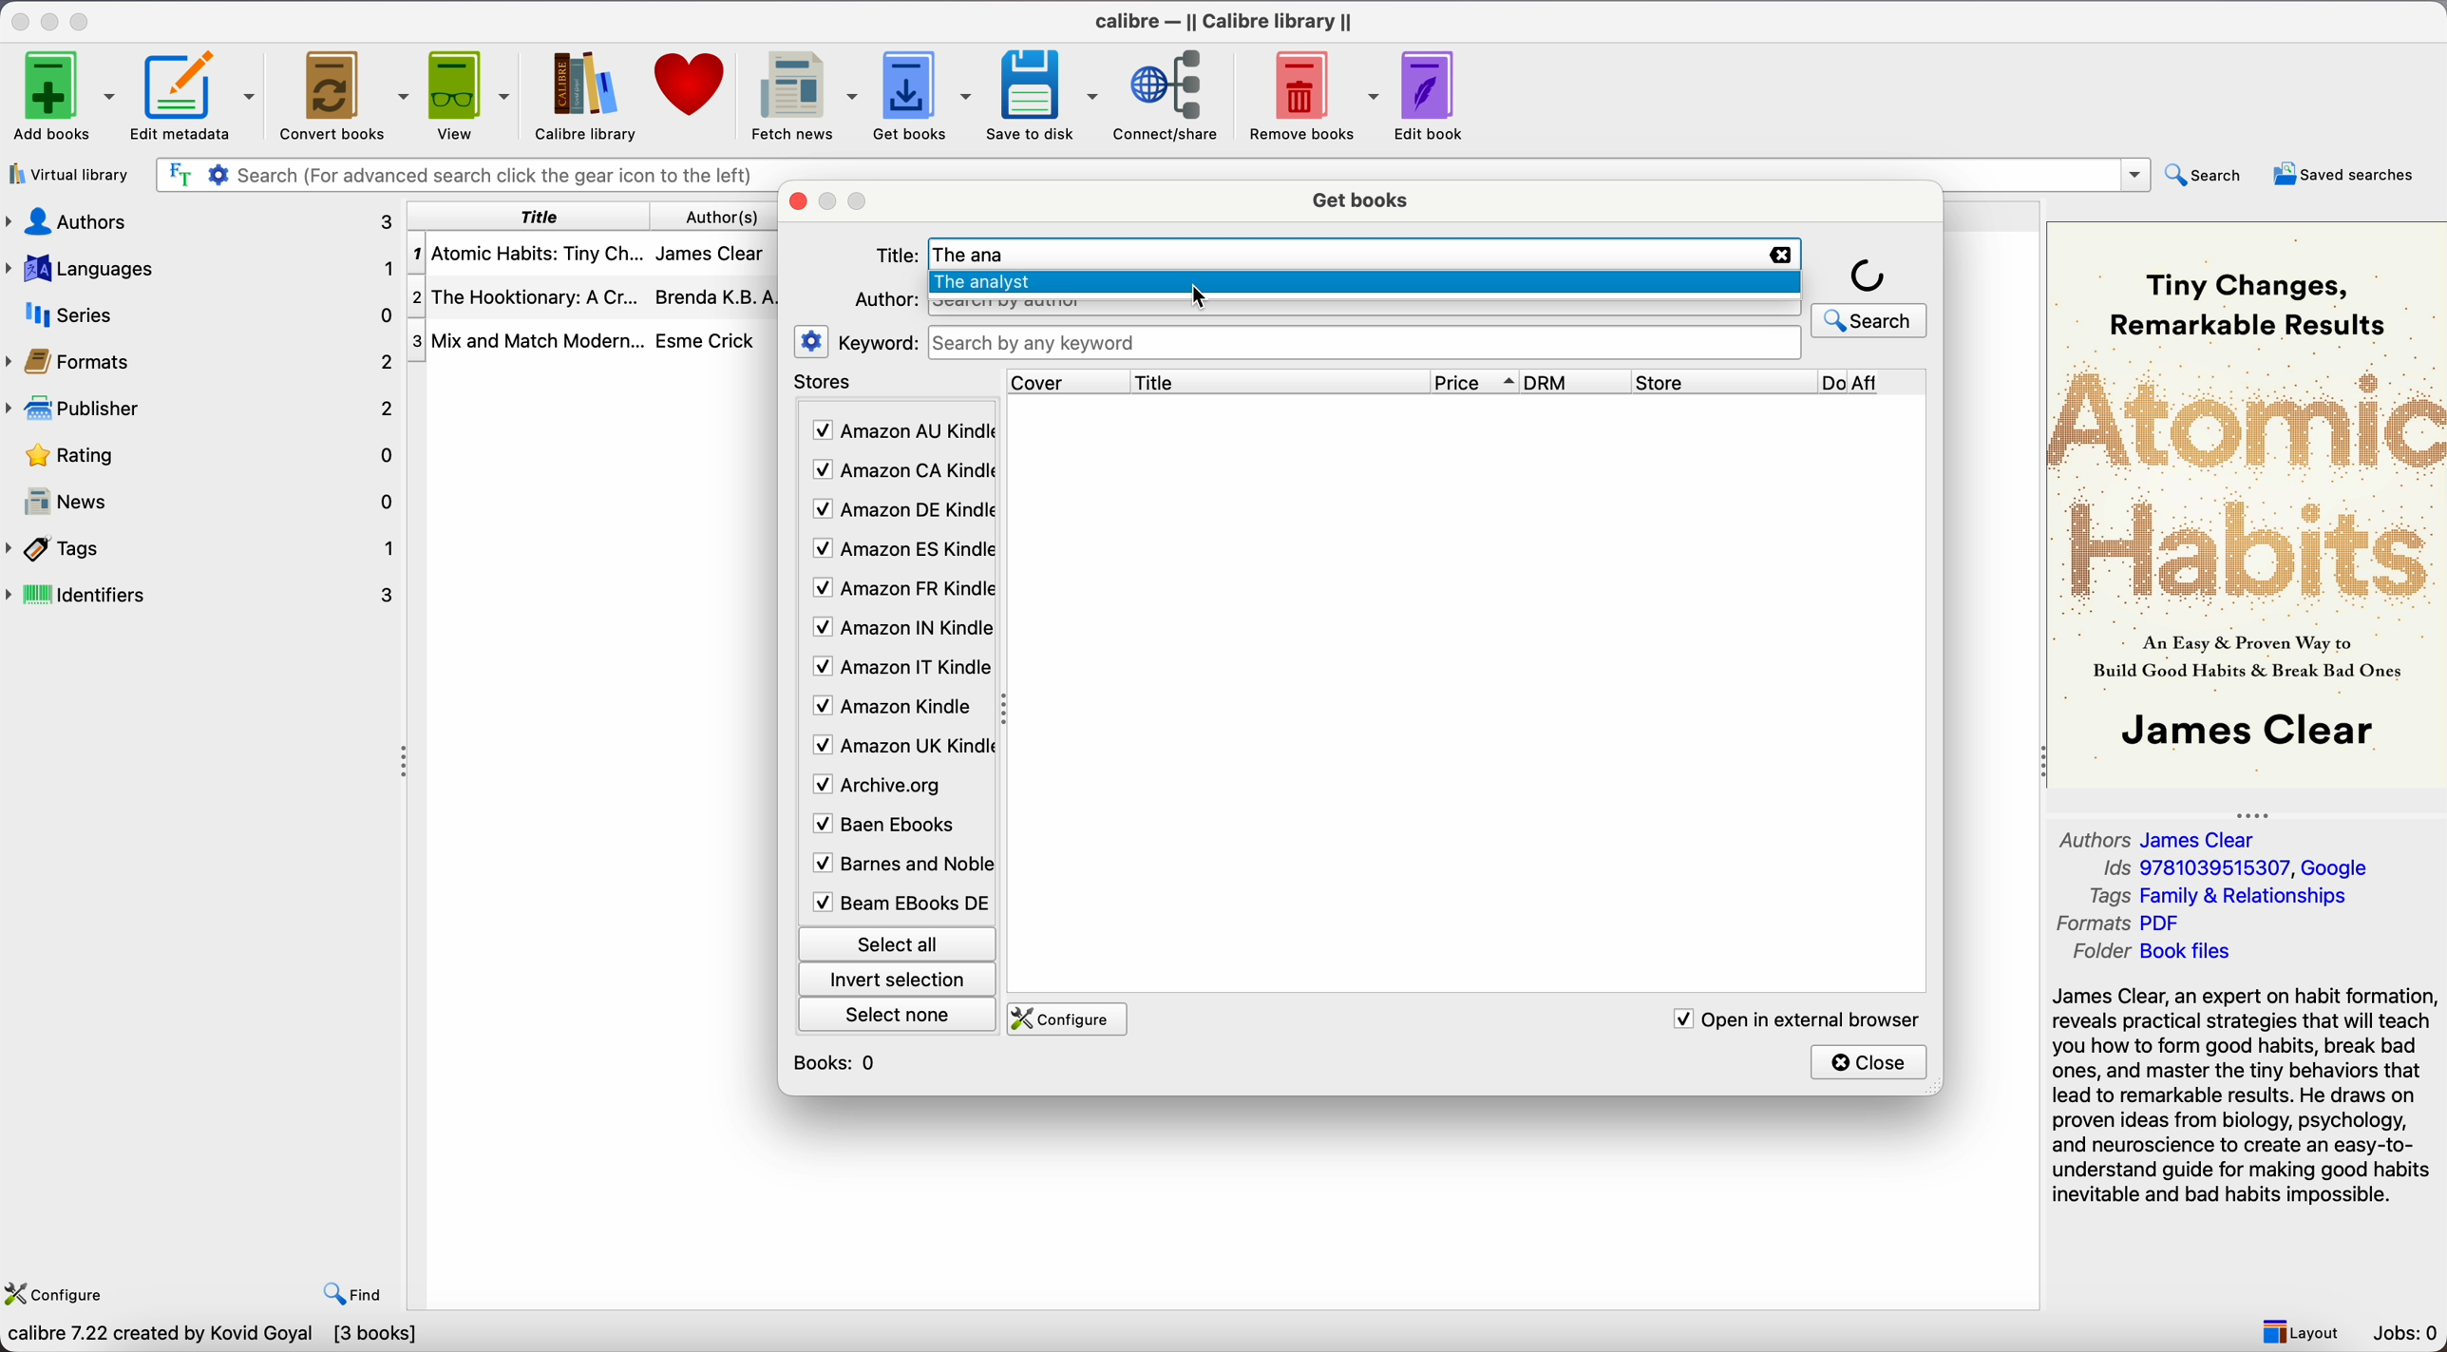  Describe the element at coordinates (1222, 19) in the screenshot. I see `Calibre - || Calibre library ||` at that location.